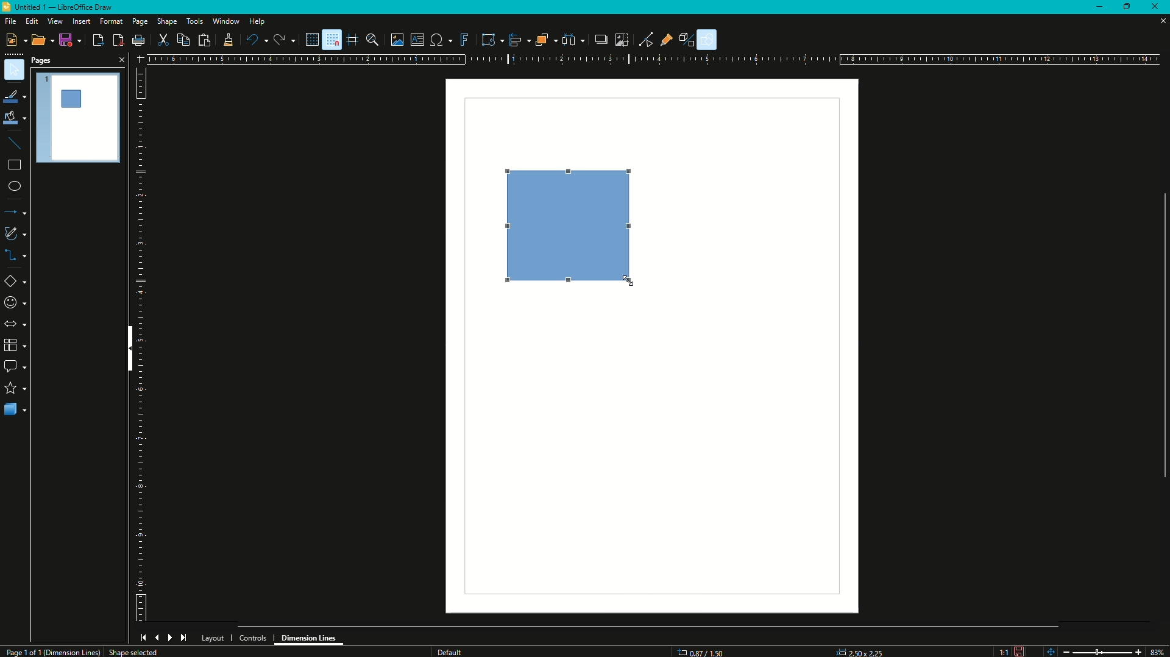  What do you see at coordinates (167, 23) in the screenshot?
I see `Shape` at bounding box center [167, 23].